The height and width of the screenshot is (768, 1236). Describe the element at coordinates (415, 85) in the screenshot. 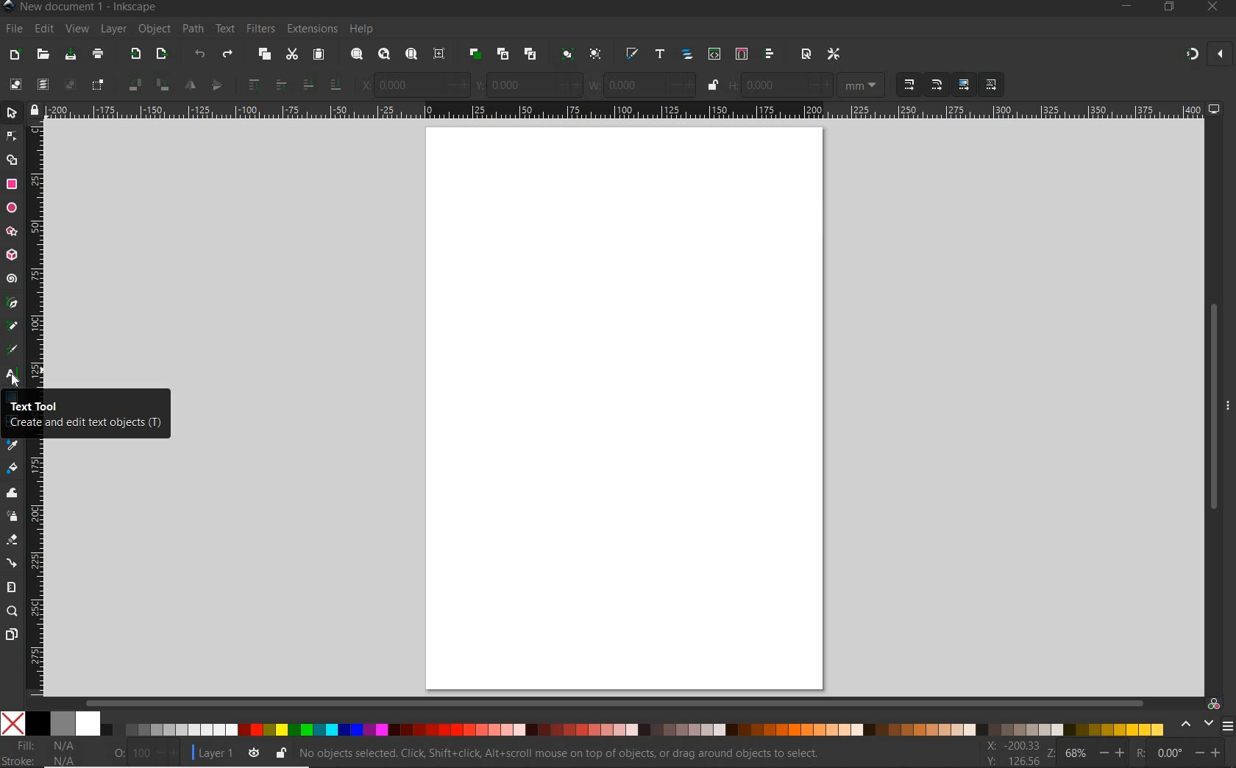

I see `horizontal coordinate selection` at that location.